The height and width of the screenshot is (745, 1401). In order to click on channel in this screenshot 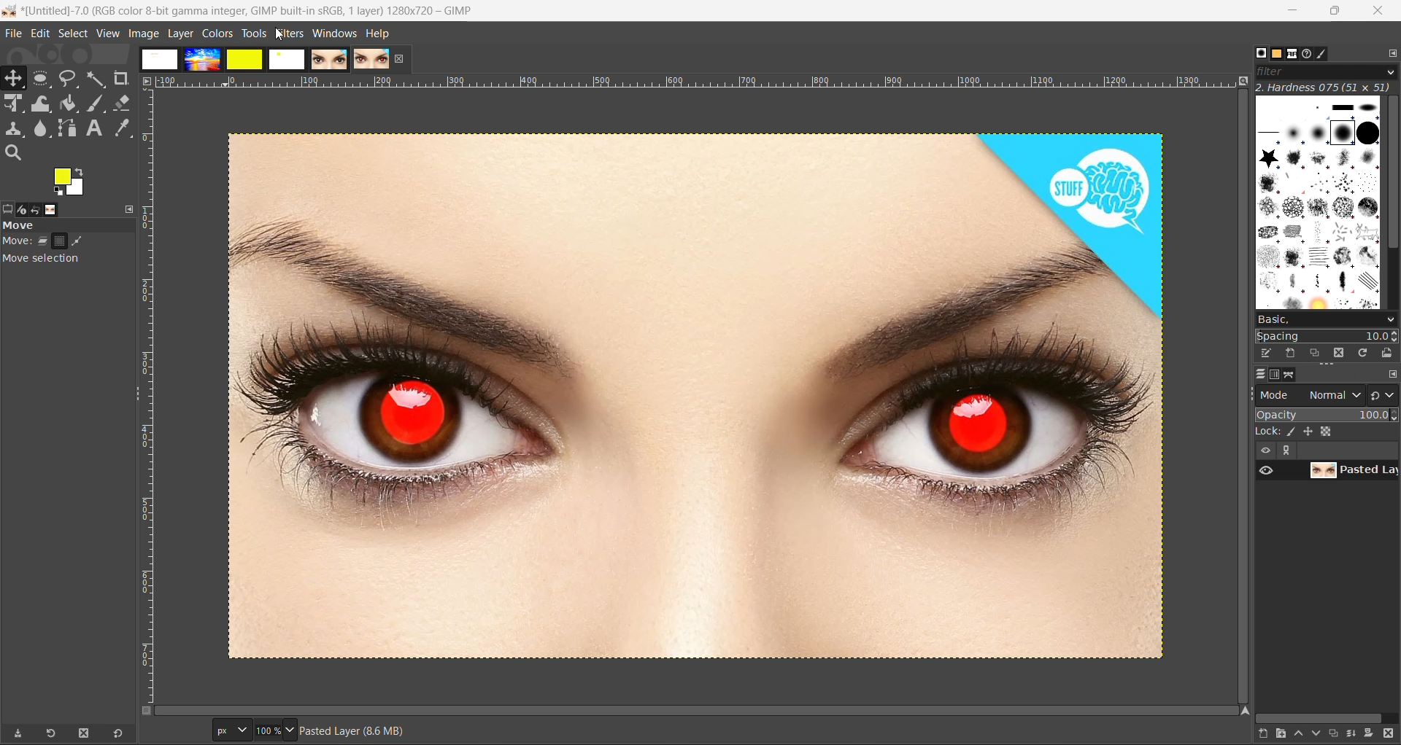, I will do `click(1275, 375)`.